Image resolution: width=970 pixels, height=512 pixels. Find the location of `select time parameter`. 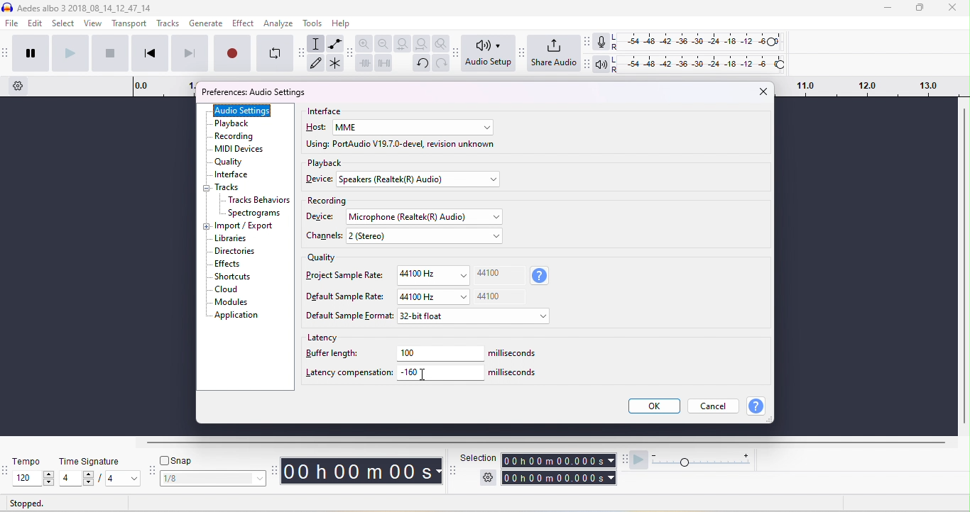

select time parameter is located at coordinates (611, 478).